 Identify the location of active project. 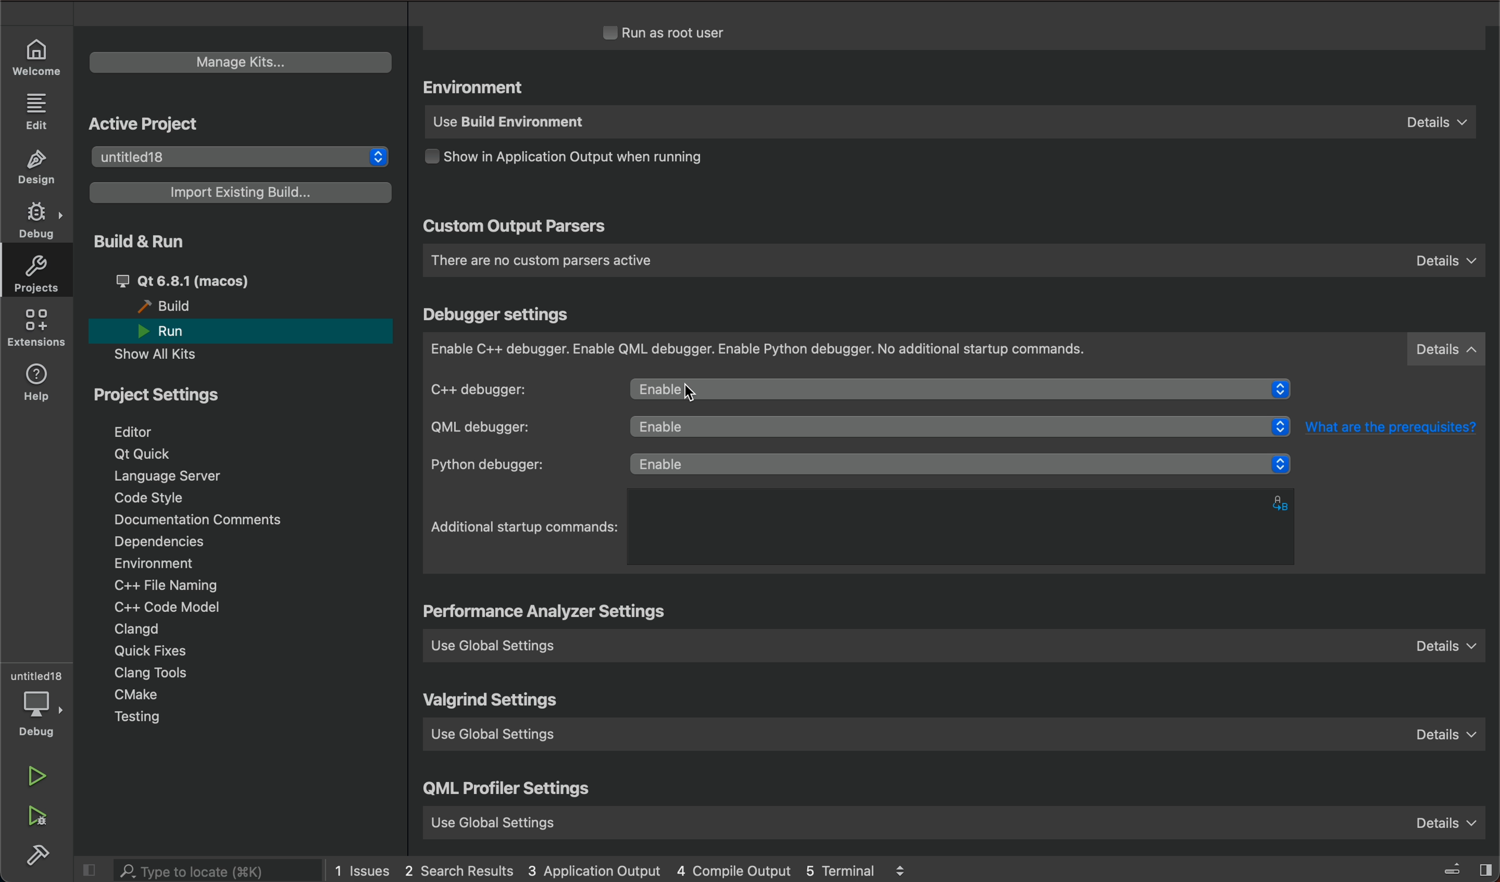
(144, 124).